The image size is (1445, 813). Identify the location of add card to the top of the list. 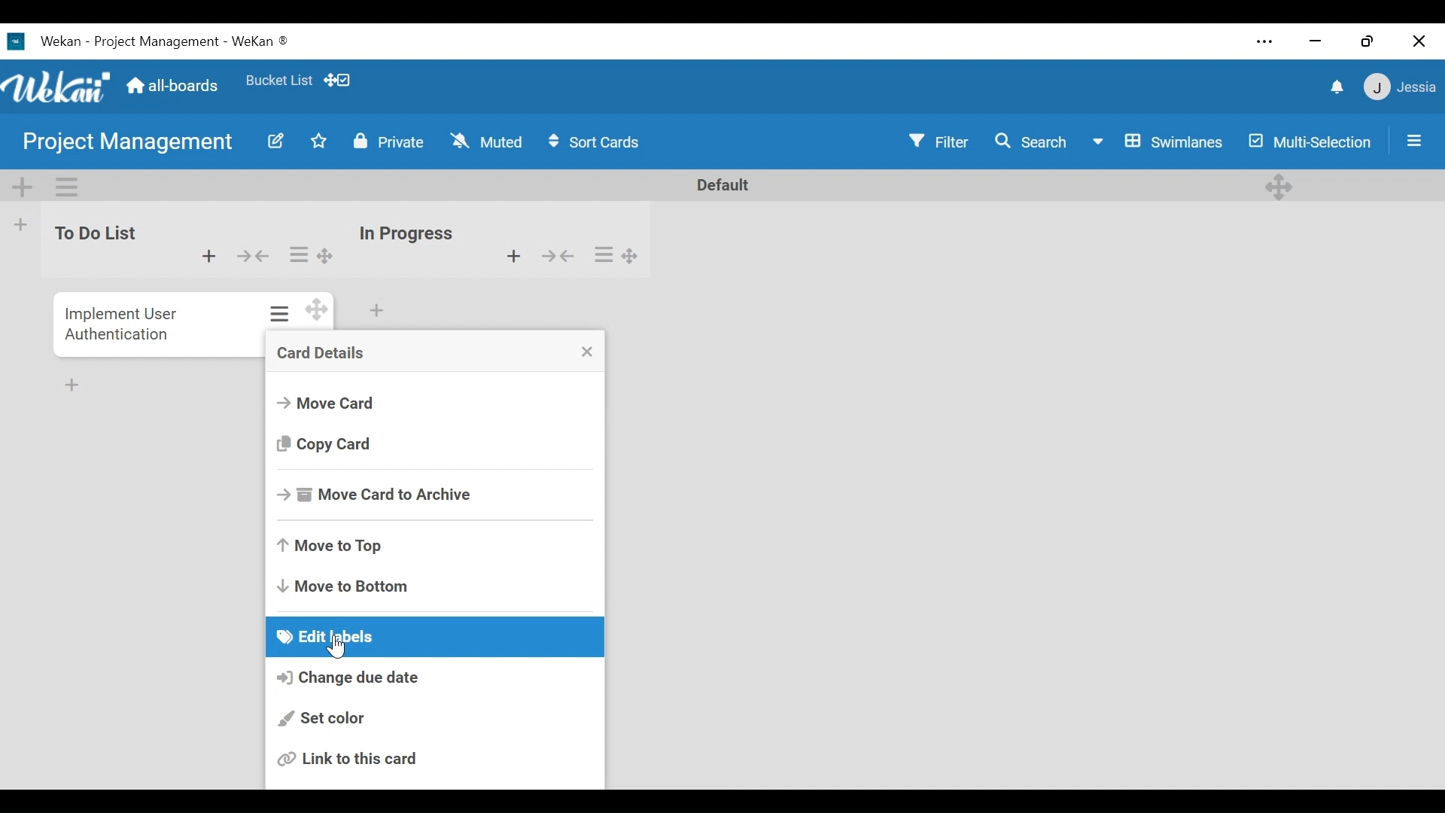
(207, 257).